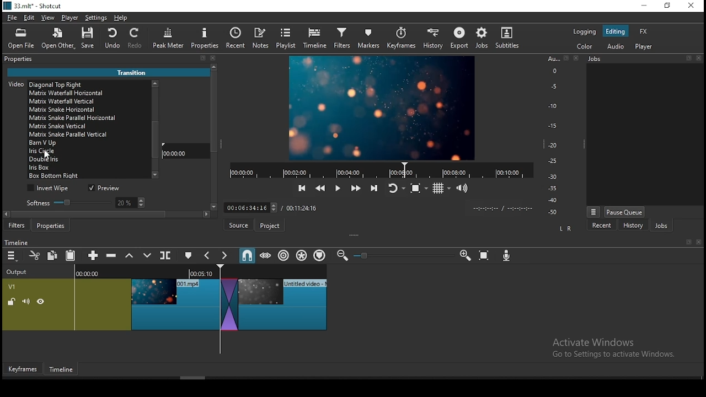 Image resolution: width=706 pixels, height=397 pixels. What do you see at coordinates (315, 39) in the screenshot?
I see `timeline` at bounding box center [315, 39].